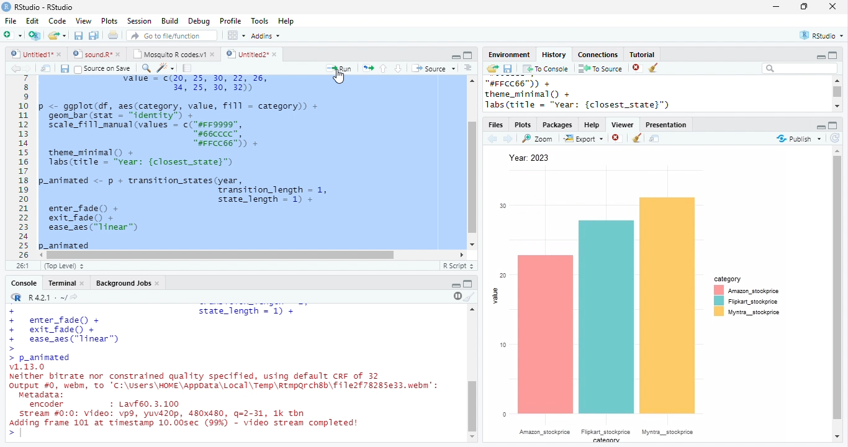 This screenshot has width=848, height=447. Describe the element at coordinates (47, 297) in the screenshot. I see `R.4.2.1 . ~` at that location.